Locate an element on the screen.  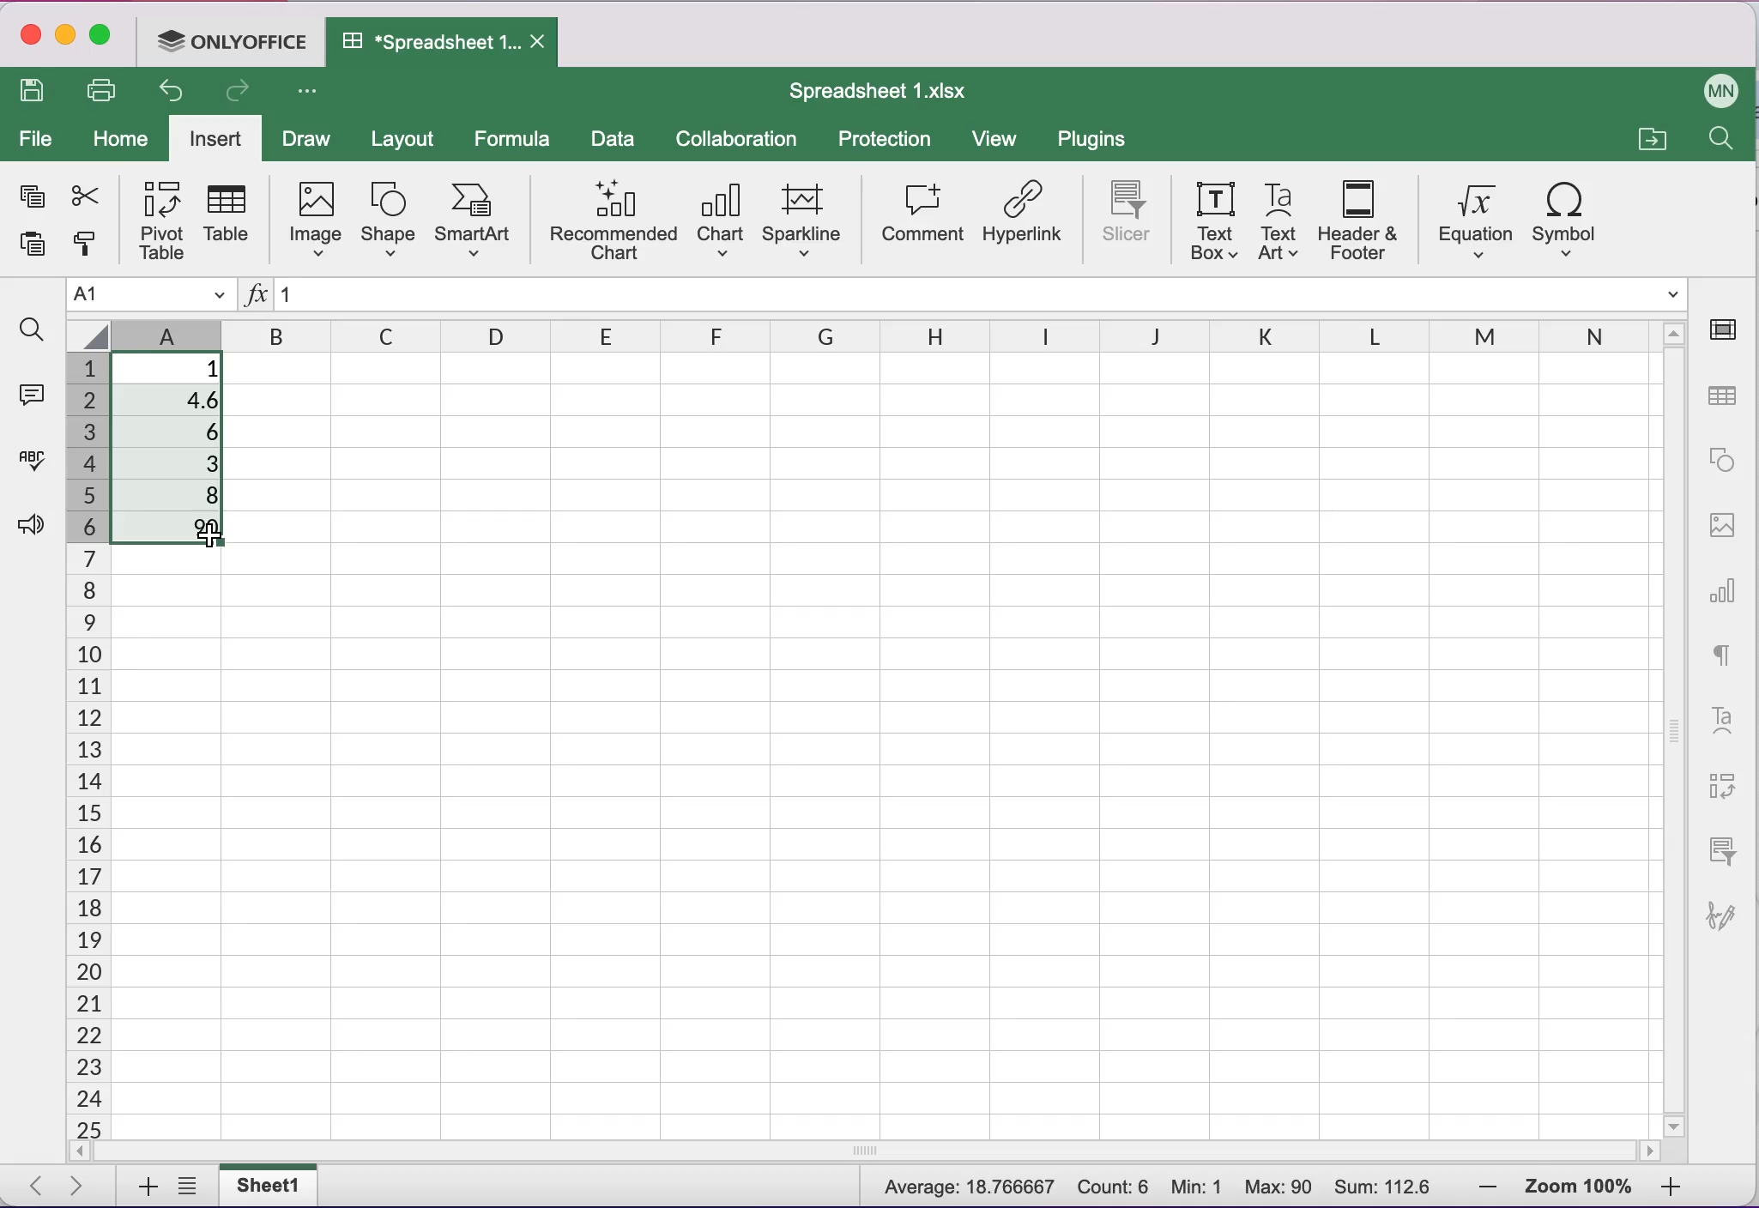
1 is located at coordinates (169, 367).